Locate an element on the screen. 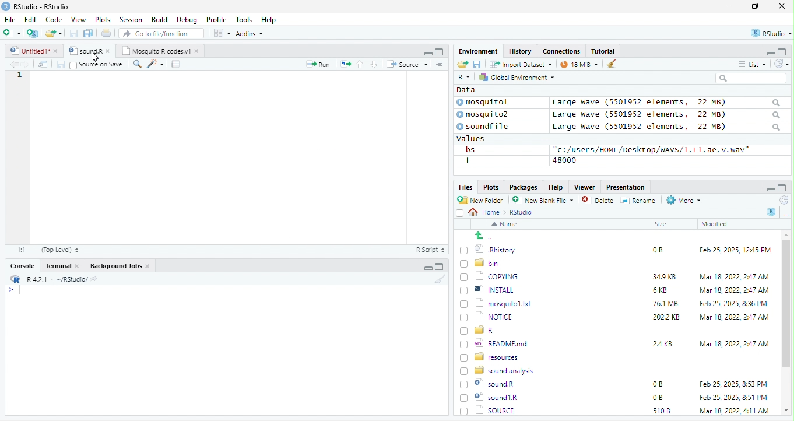 The image size is (794, 421). back is located at coordinates (16, 65).